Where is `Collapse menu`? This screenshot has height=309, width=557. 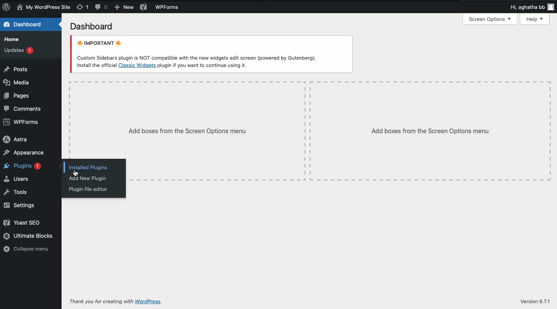 Collapse menu is located at coordinates (28, 249).